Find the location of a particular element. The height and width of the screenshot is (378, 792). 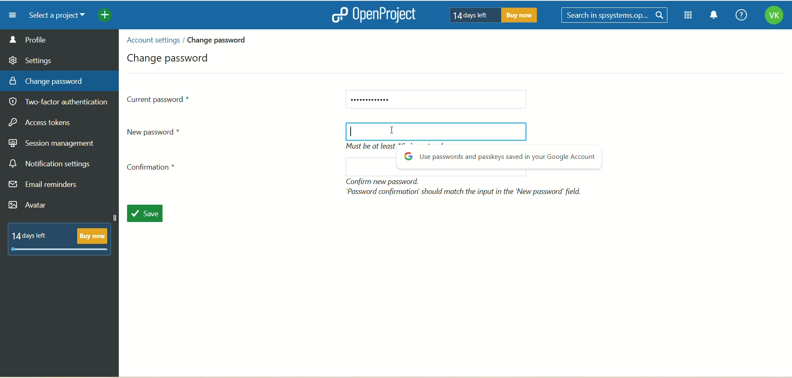

text is located at coordinates (63, 238).